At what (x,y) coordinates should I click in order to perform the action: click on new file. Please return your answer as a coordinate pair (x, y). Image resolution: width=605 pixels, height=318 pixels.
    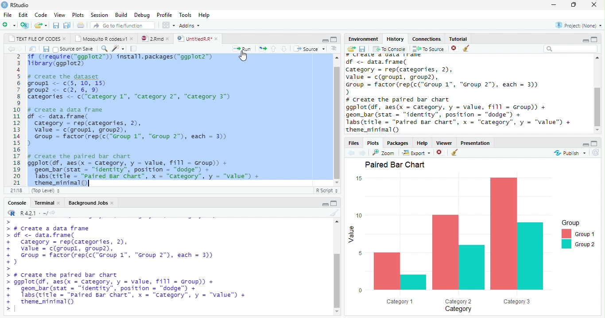
    Looking at the image, I should click on (8, 25).